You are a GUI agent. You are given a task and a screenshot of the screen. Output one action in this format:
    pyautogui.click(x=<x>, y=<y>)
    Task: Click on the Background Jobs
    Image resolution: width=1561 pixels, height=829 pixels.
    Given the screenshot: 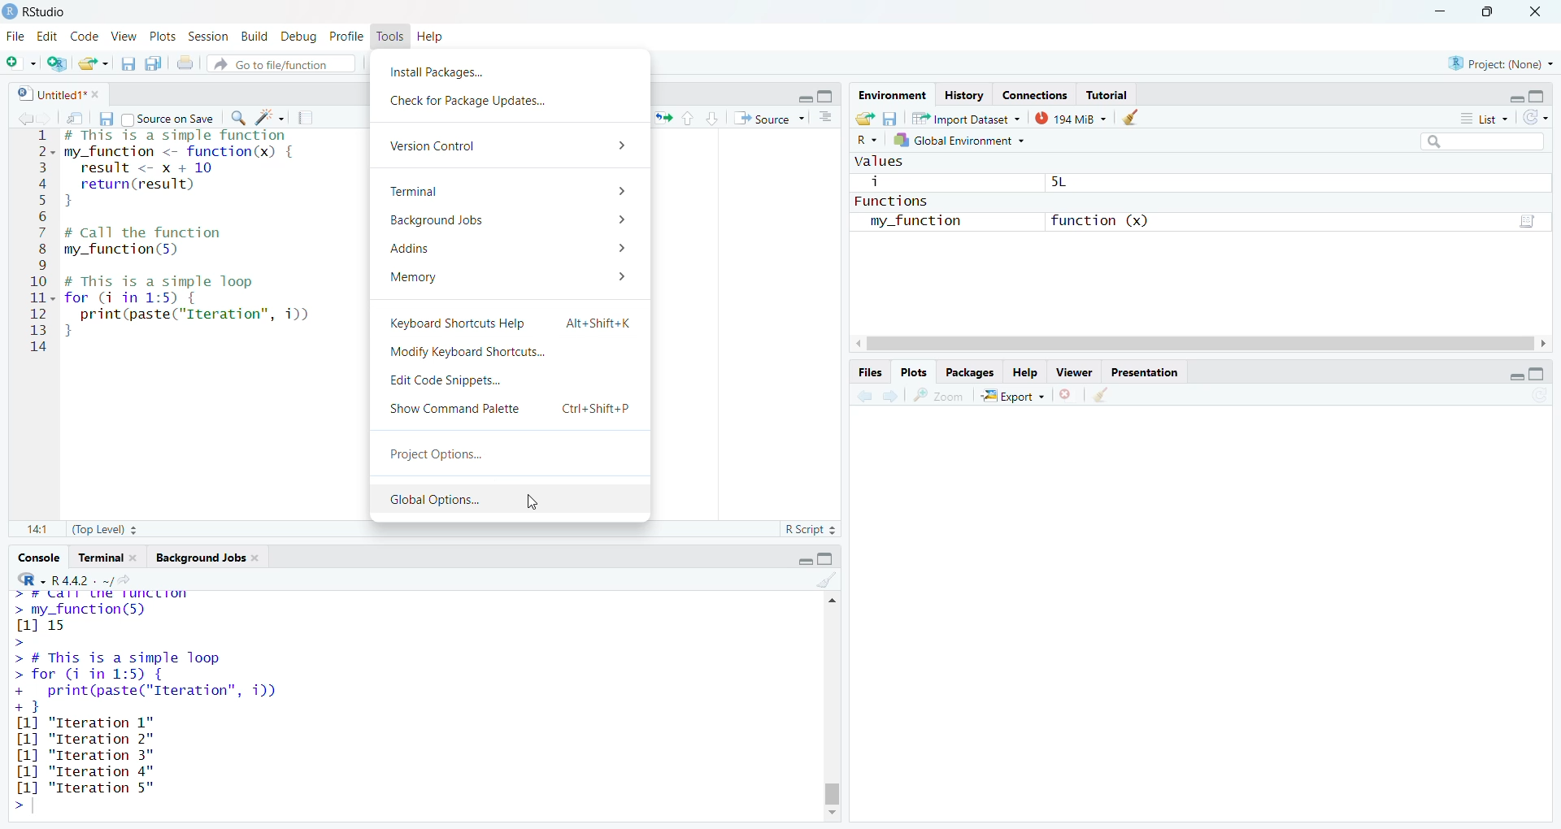 What is the action you would take?
    pyautogui.click(x=511, y=221)
    